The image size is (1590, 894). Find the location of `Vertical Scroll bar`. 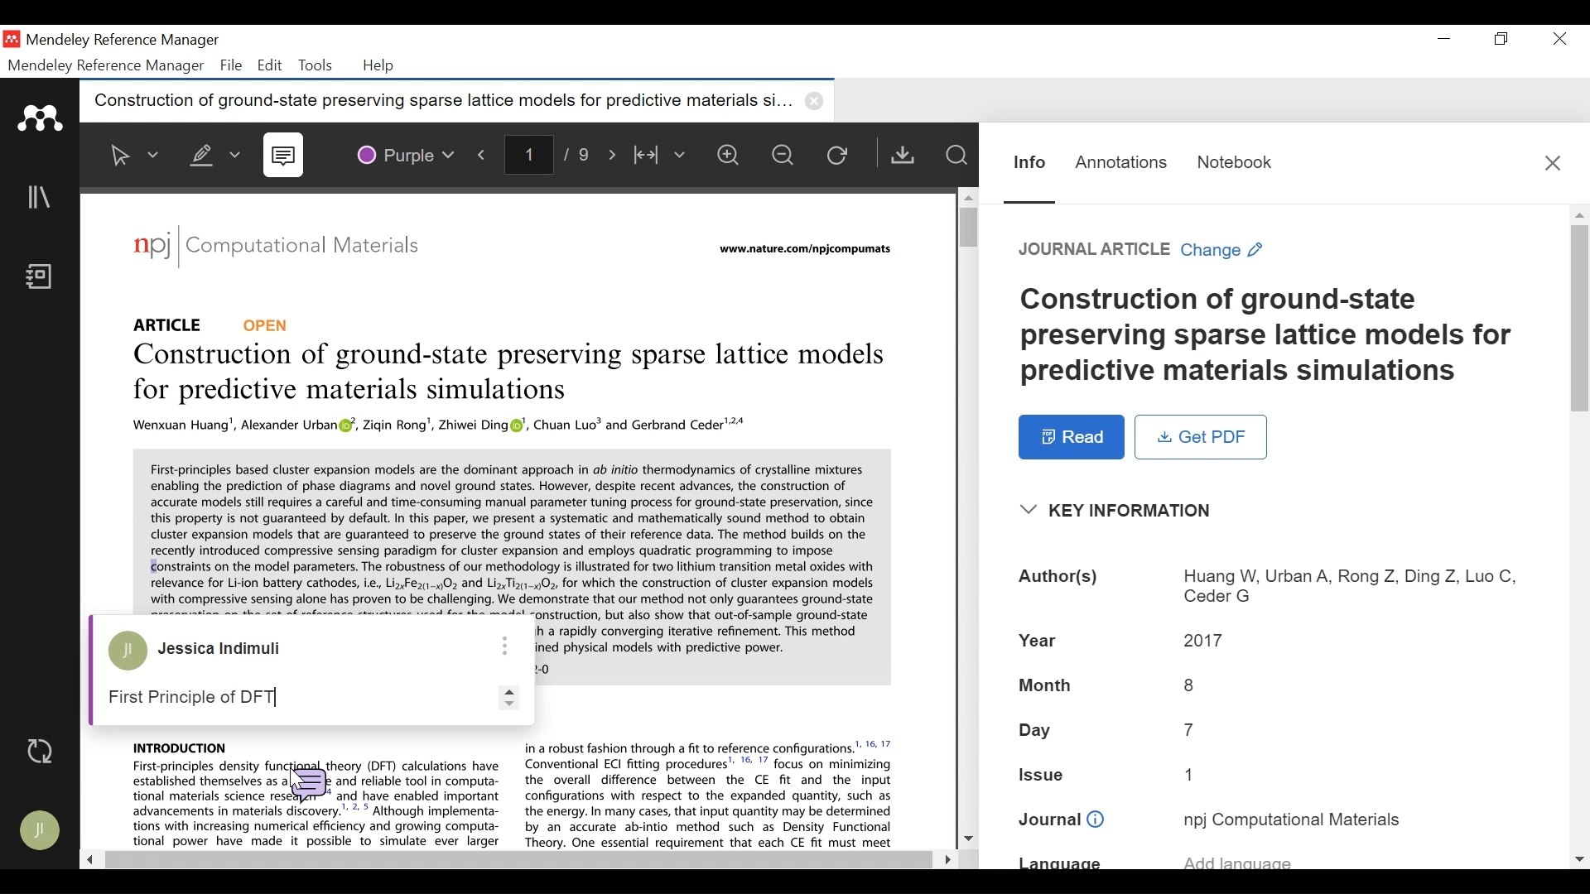

Vertical Scroll bar is located at coordinates (966, 228).